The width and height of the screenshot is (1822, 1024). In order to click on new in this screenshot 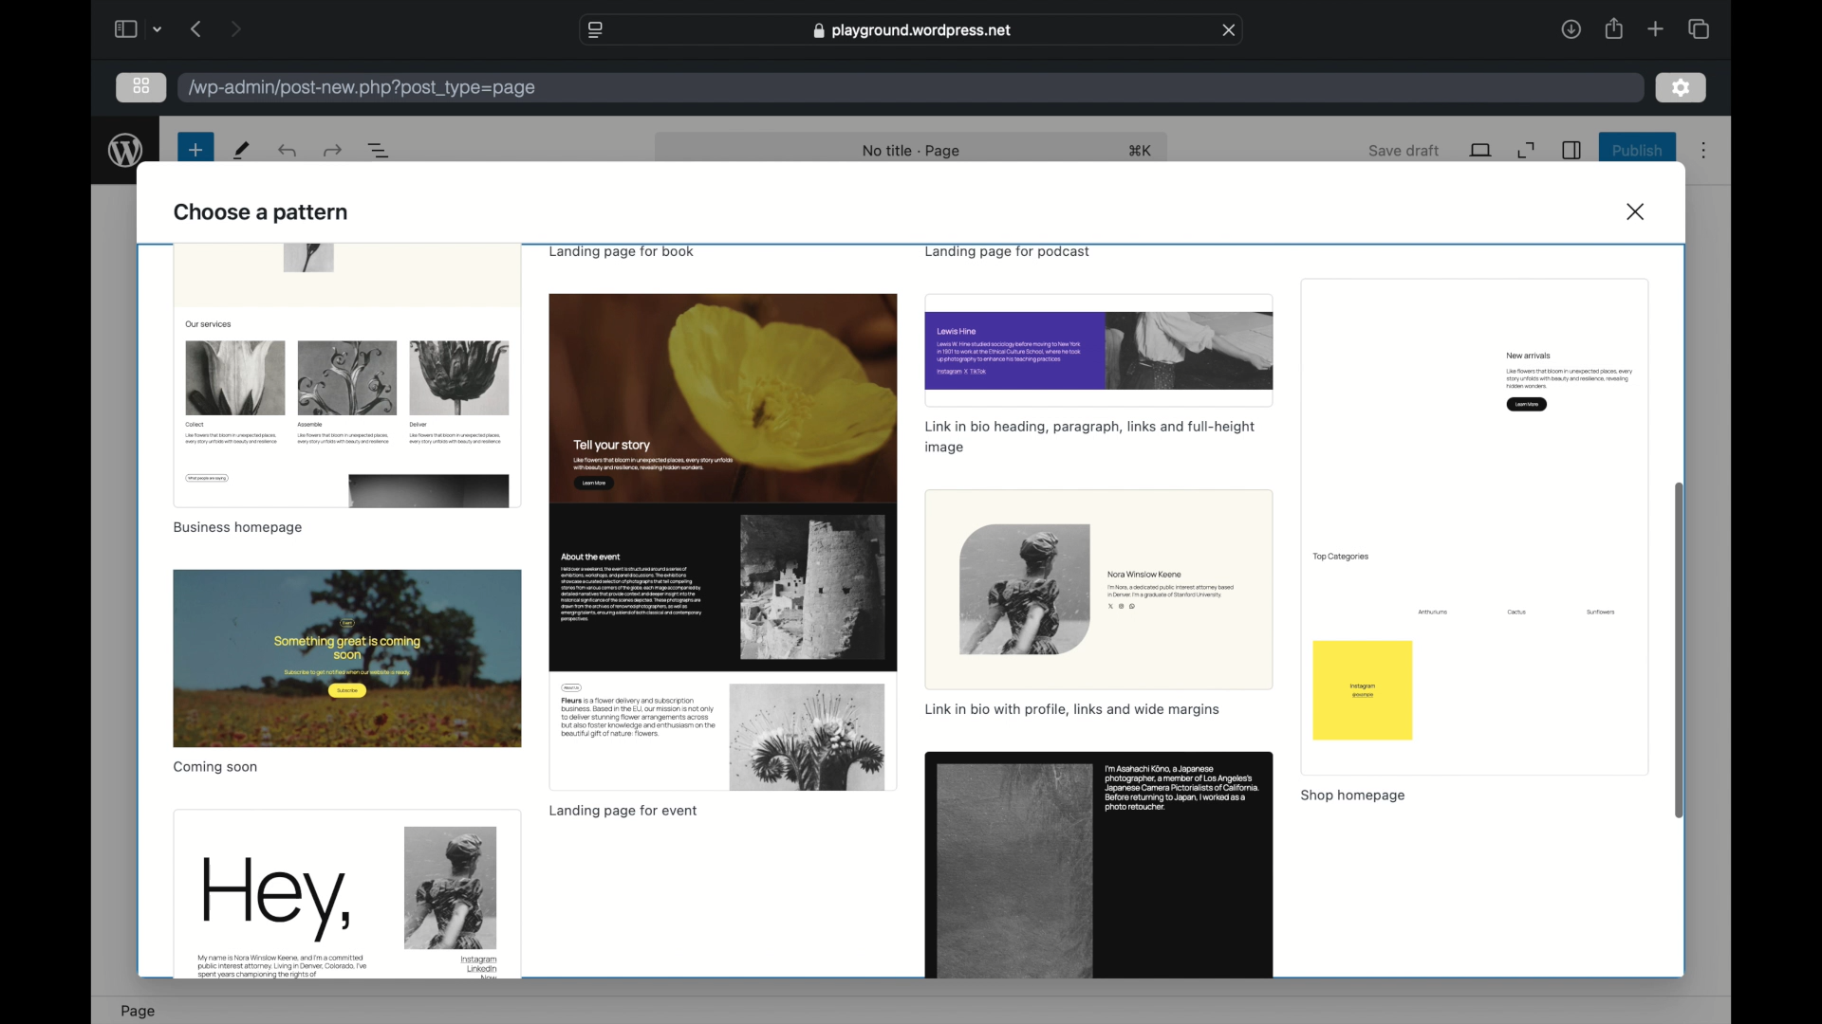, I will do `click(195, 151)`.